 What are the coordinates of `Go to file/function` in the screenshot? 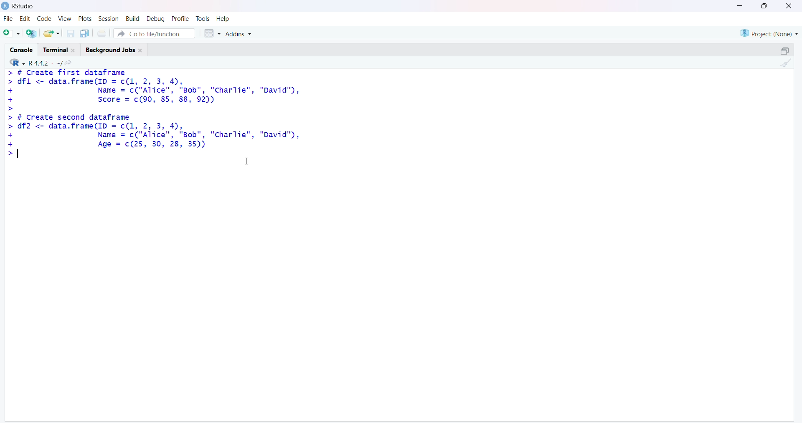 It's located at (155, 33).